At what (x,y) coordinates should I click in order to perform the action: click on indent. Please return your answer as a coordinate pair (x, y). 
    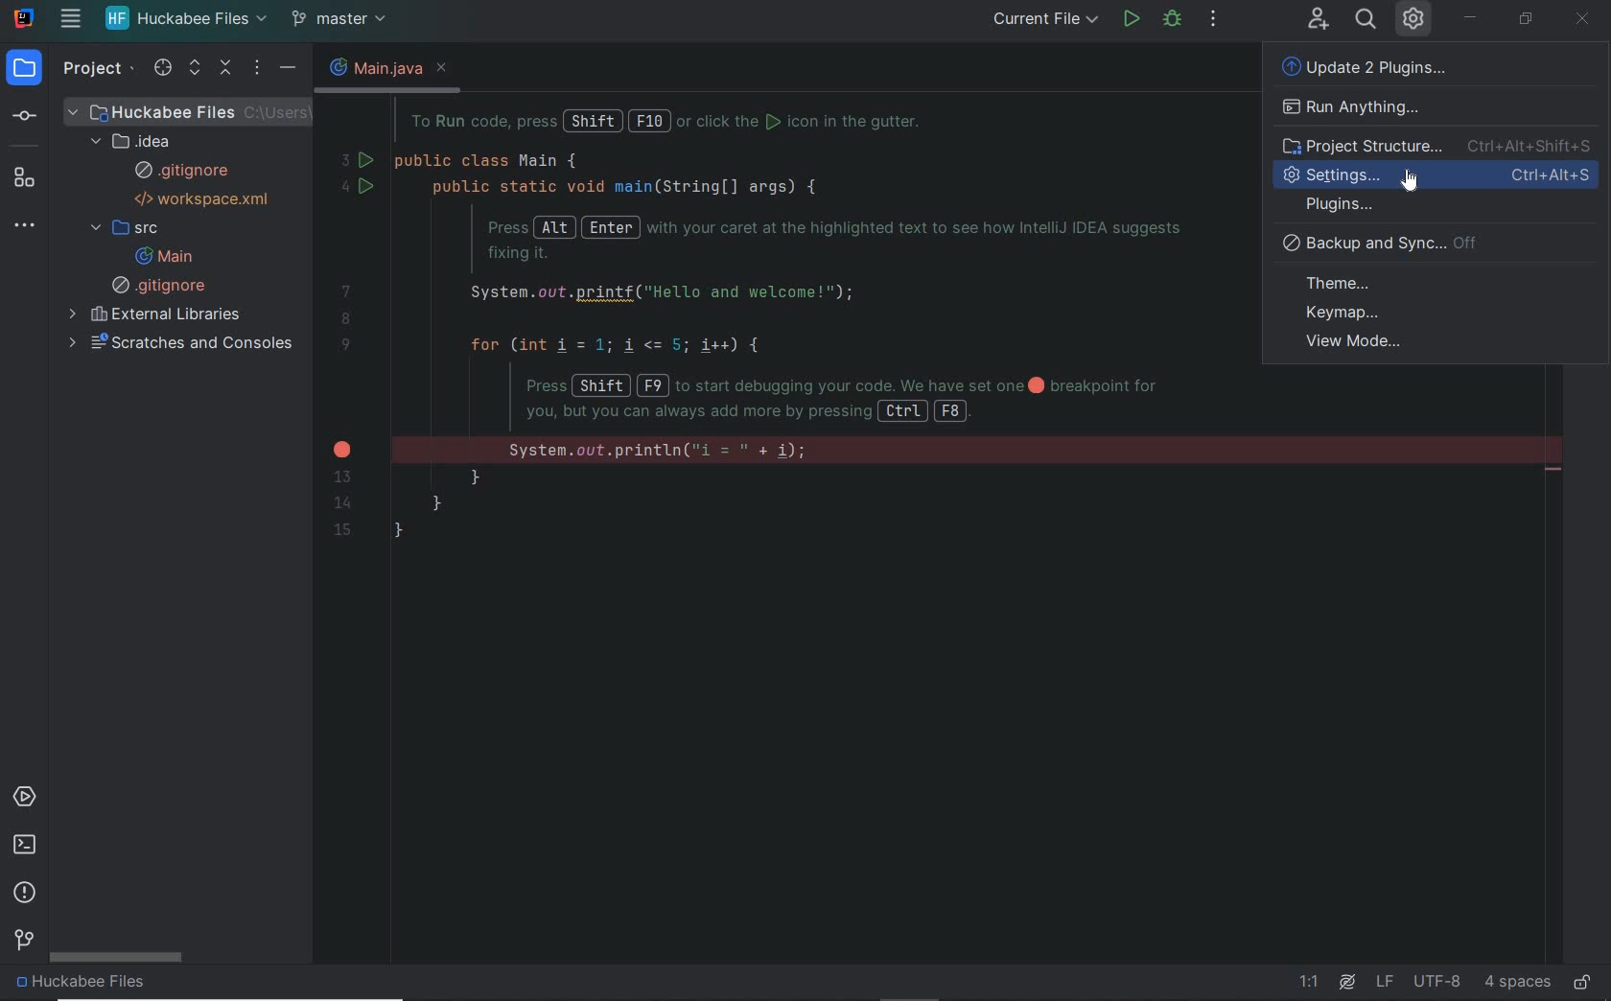
    Looking at the image, I should click on (1517, 982).